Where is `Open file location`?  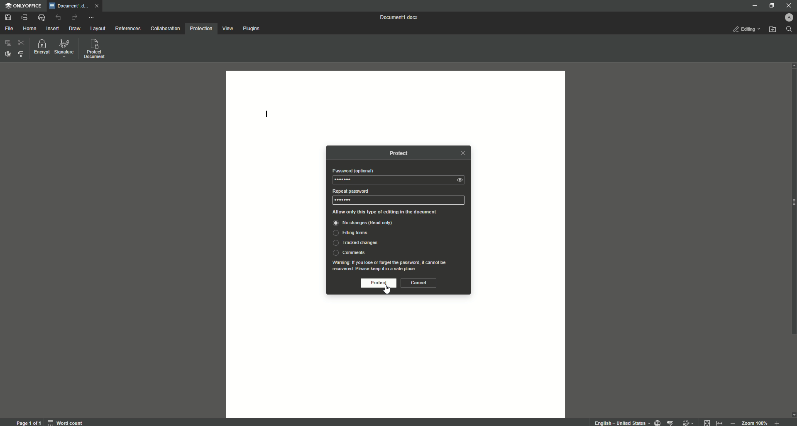
Open file location is located at coordinates (773, 29).